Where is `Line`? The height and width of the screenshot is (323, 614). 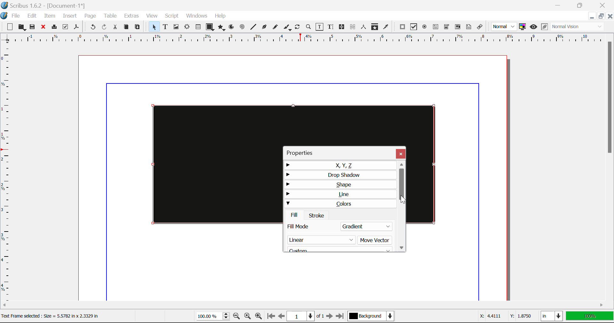 Line is located at coordinates (340, 194).